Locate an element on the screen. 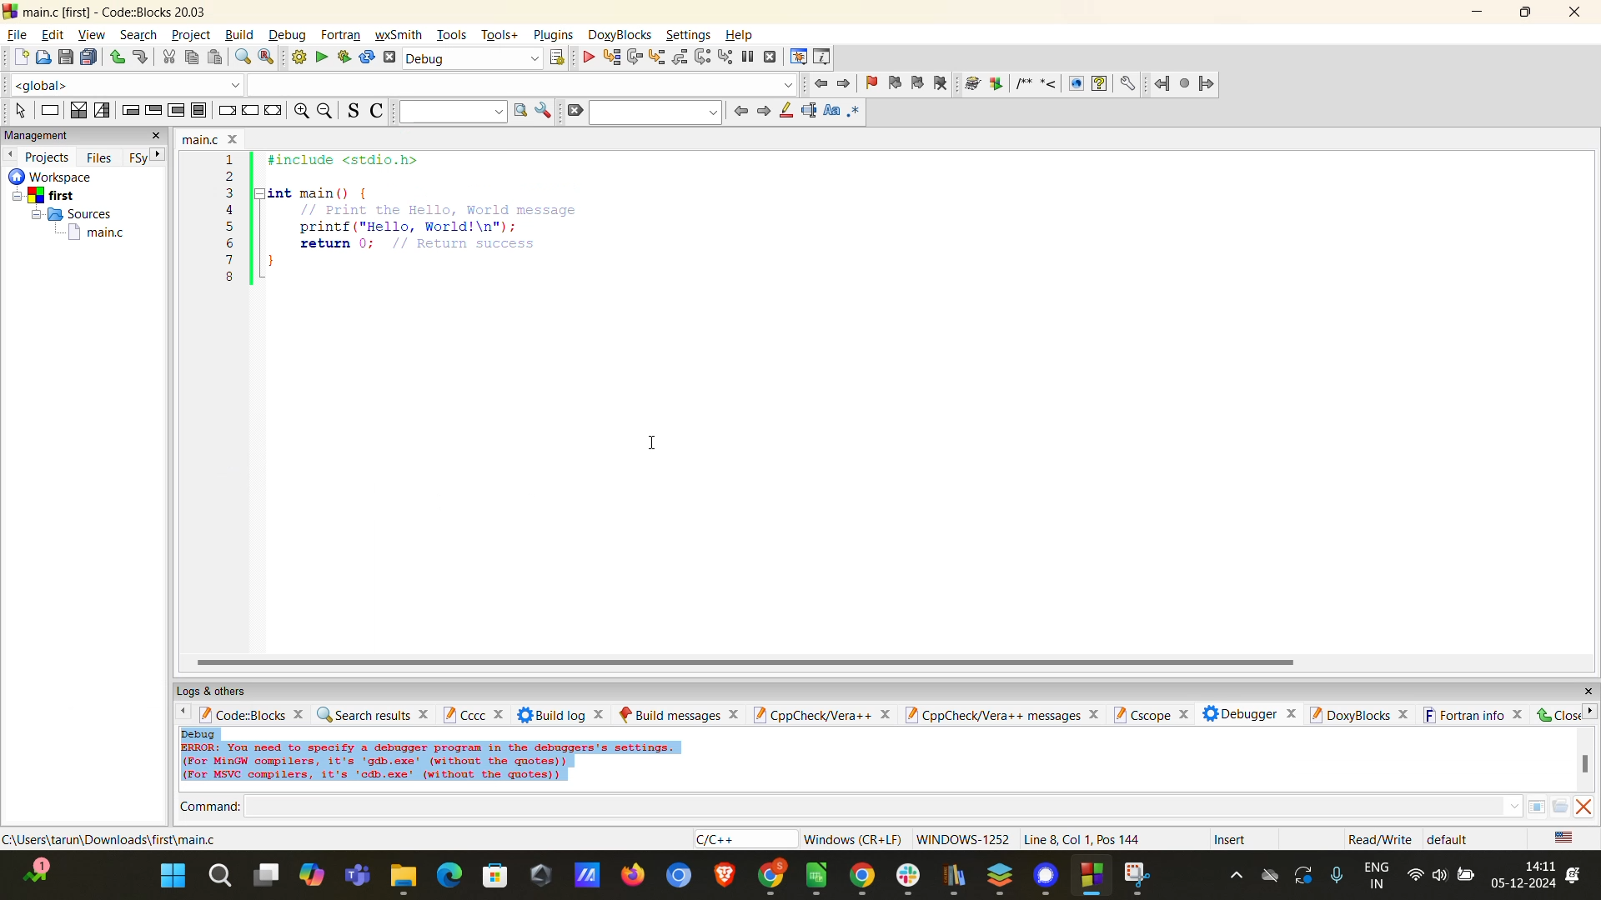 Image resolution: width=1601 pixels, height=900 pixels. cppcheck/vera++ is located at coordinates (821, 712).